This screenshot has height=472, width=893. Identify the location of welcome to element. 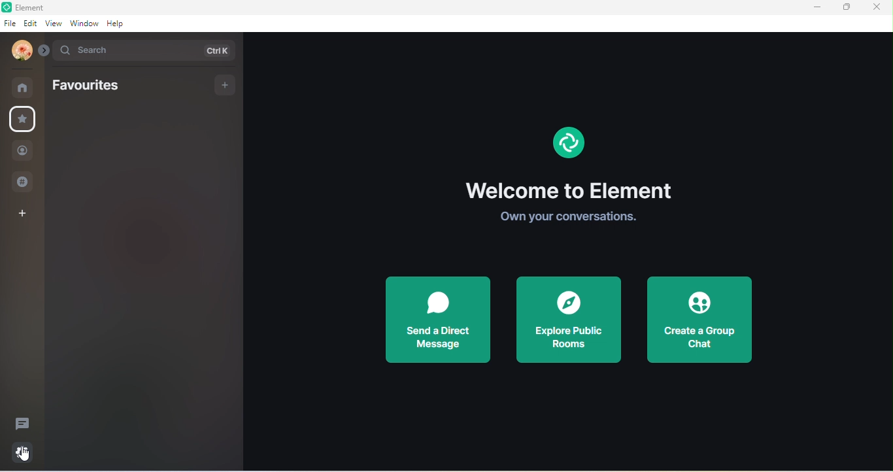
(571, 189).